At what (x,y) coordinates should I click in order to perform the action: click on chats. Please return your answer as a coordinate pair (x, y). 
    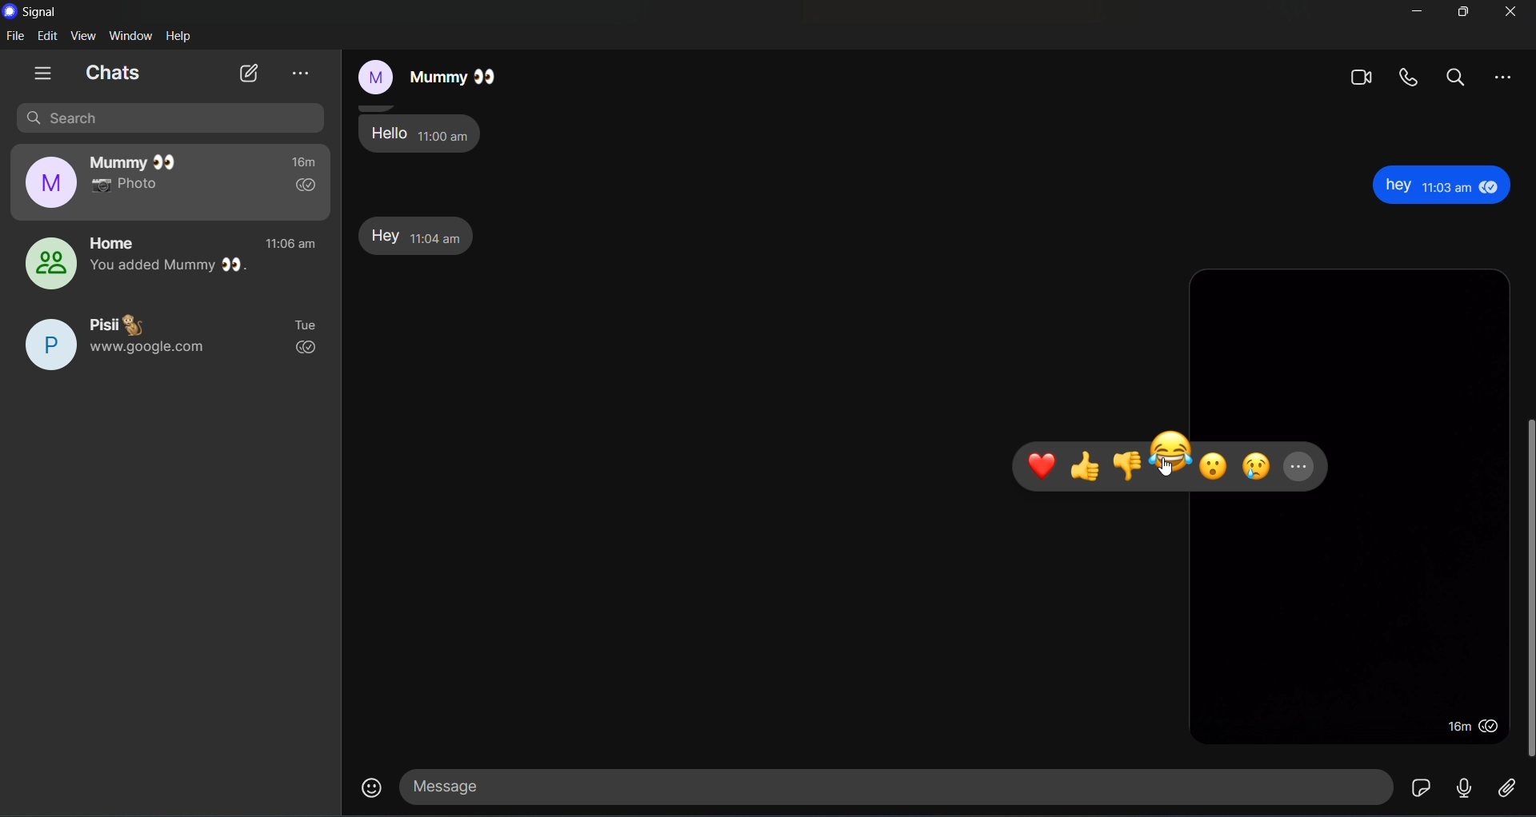
    Looking at the image, I should click on (113, 73).